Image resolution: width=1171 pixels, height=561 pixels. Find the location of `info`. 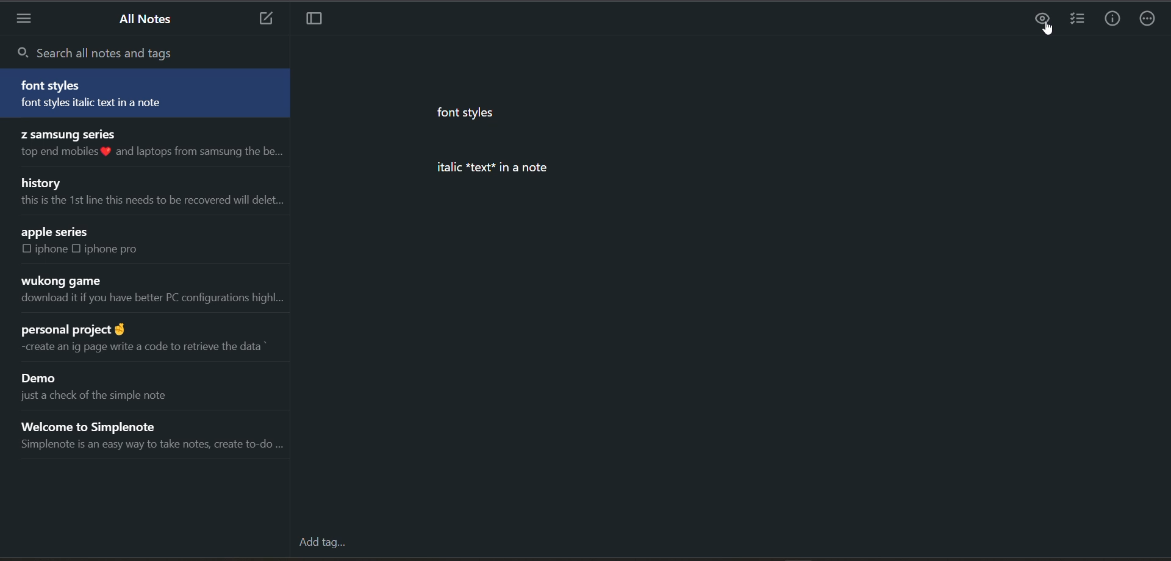

info is located at coordinates (1115, 17).